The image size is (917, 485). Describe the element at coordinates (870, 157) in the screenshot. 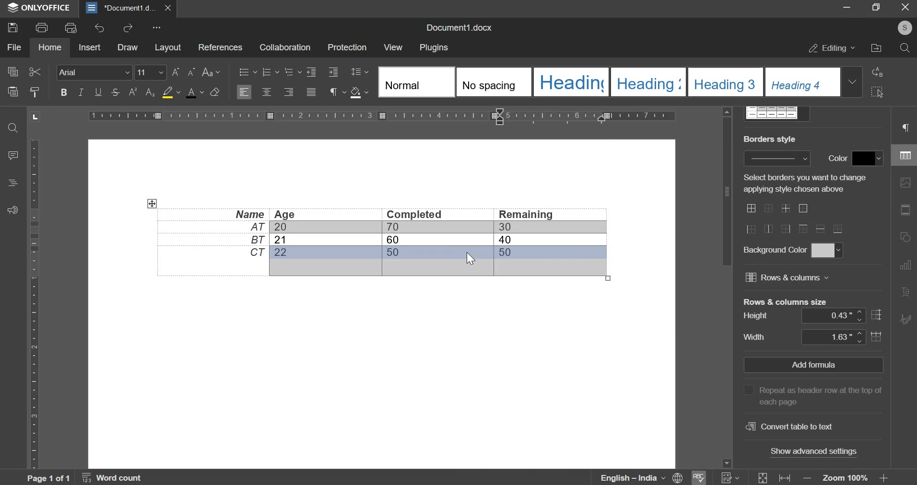

I see `border color` at that location.